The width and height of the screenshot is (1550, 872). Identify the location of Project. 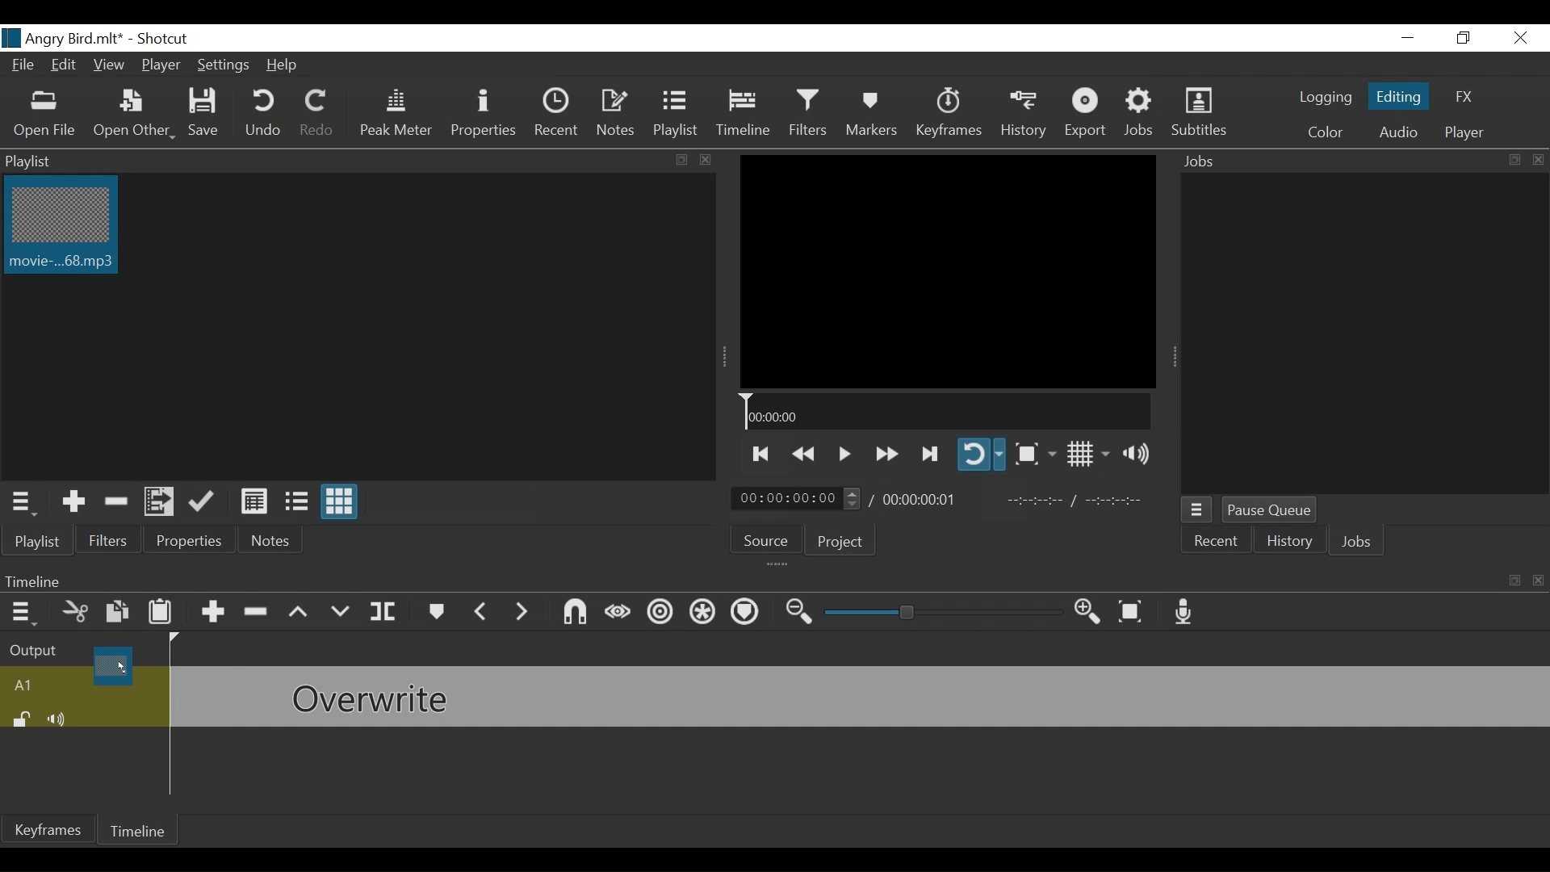
(847, 539).